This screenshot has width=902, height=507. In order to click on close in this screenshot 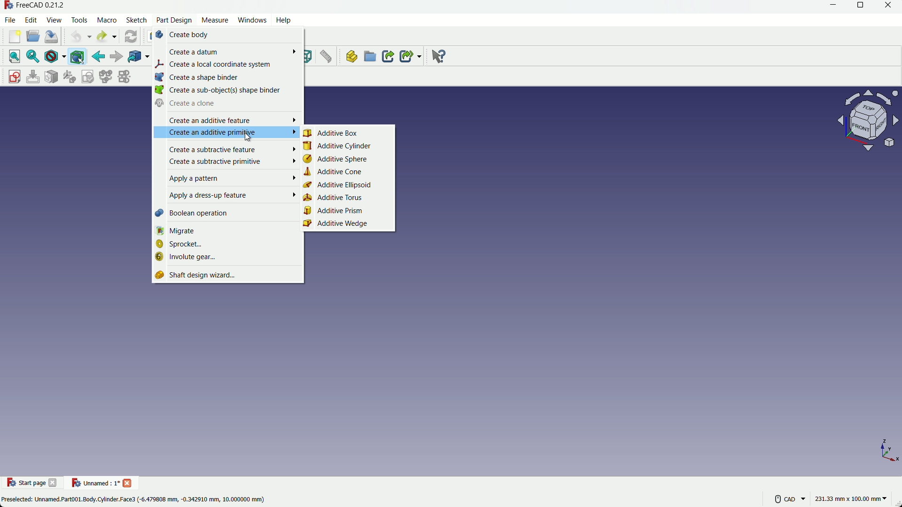, I will do `click(887, 6)`.